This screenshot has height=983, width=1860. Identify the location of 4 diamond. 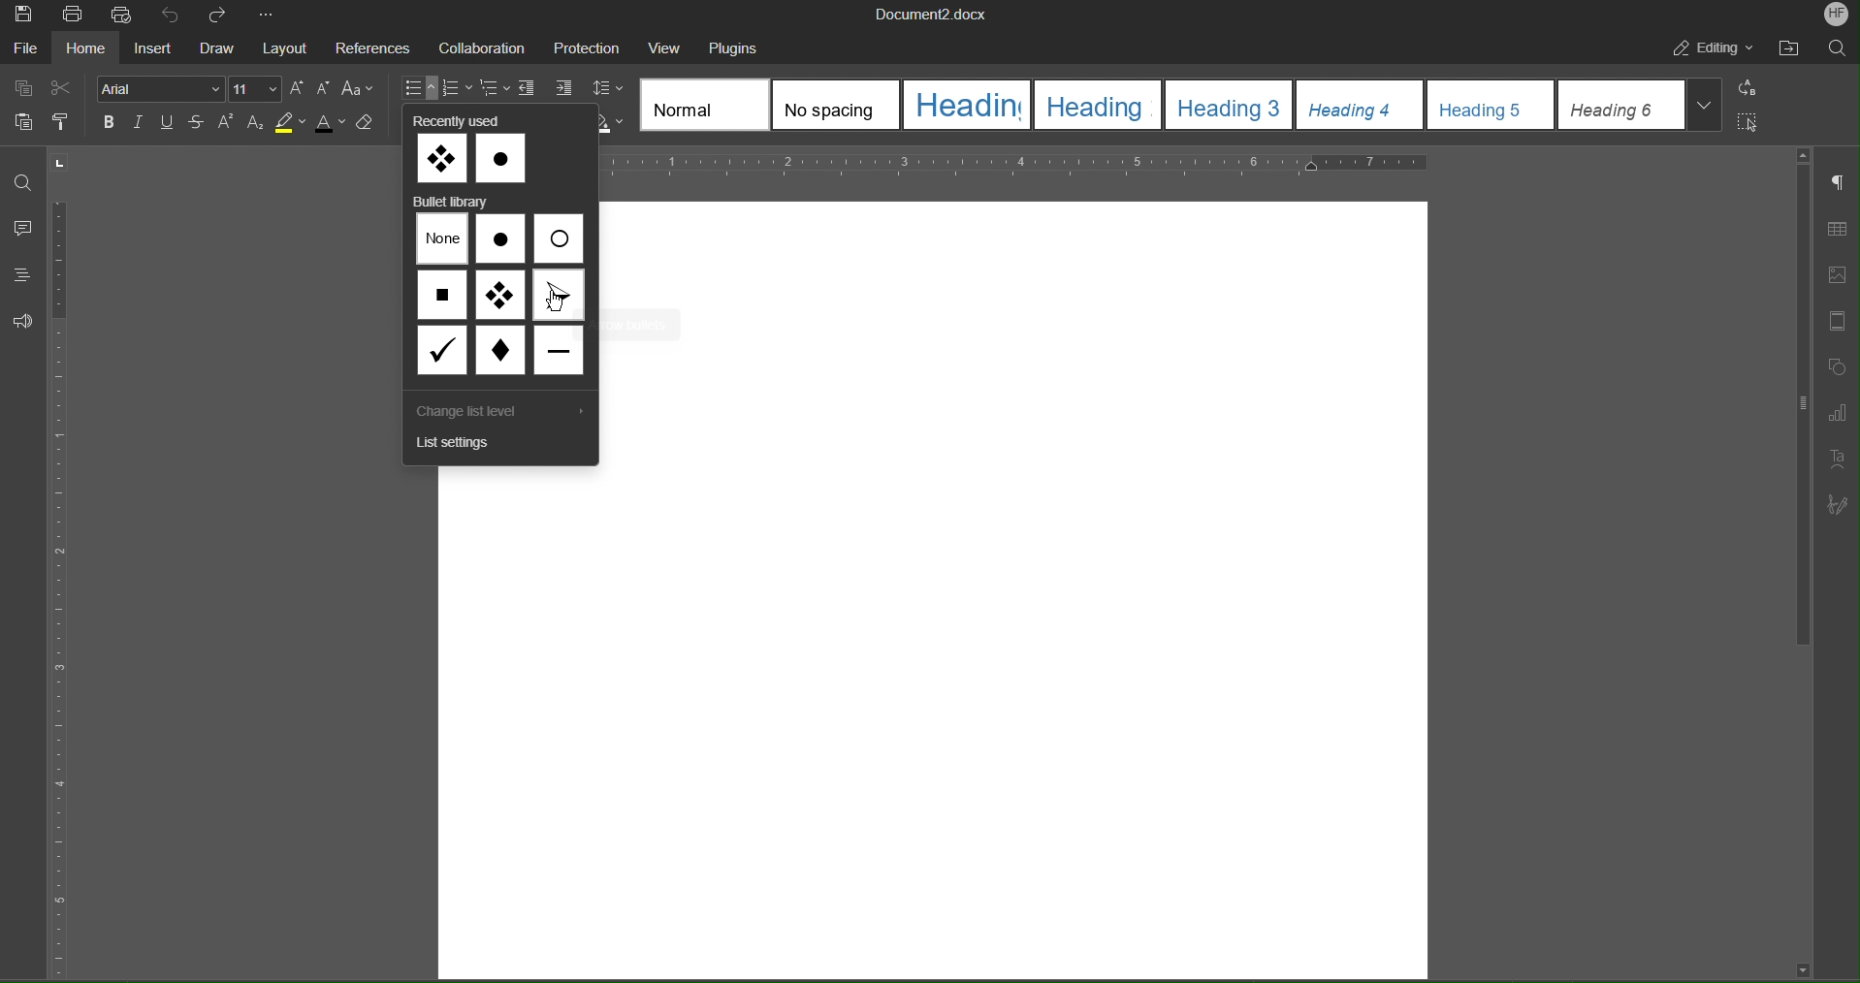
(501, 298).